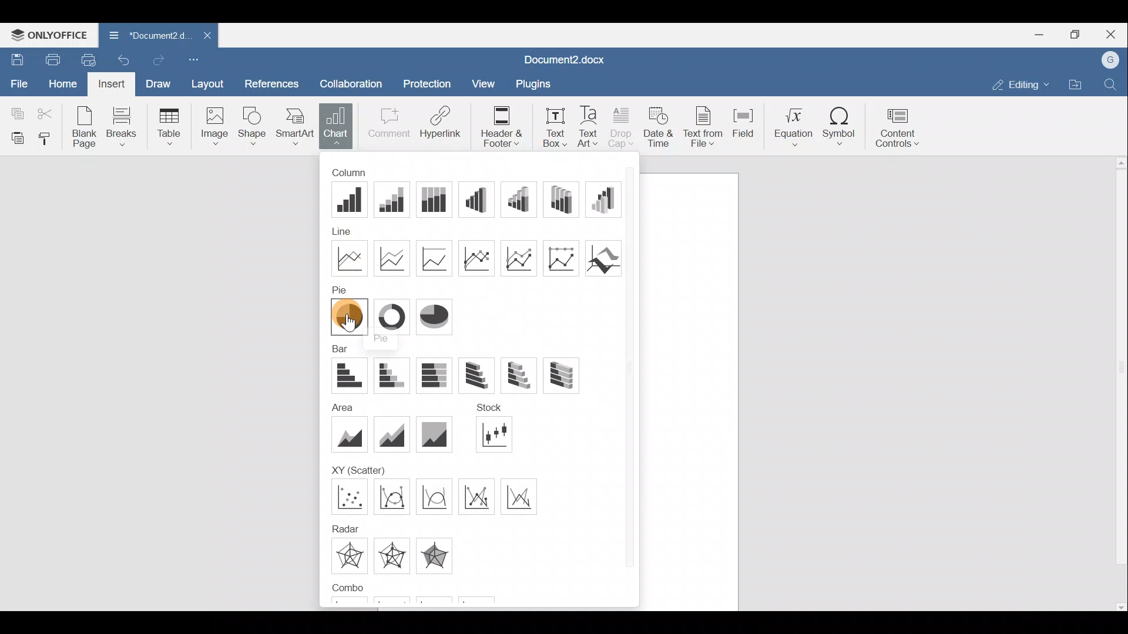 The image size is (1128, 634). What do you see at coordinates (632, 382) in the screenshot?
I see `Scroll bar` at bounding box center [632, 382].